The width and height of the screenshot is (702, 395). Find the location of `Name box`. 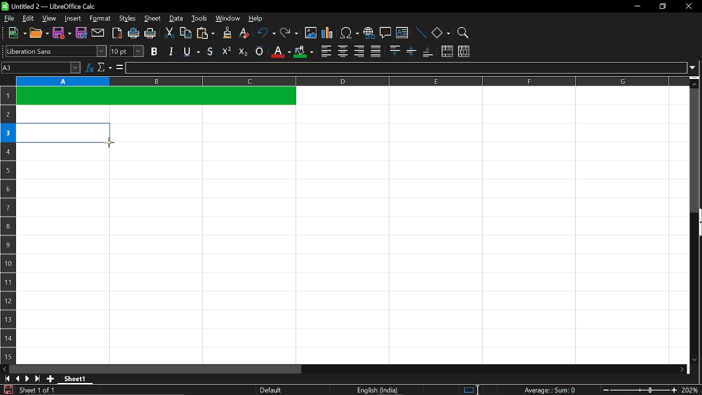

Name box is located at coordinates (41, 68).